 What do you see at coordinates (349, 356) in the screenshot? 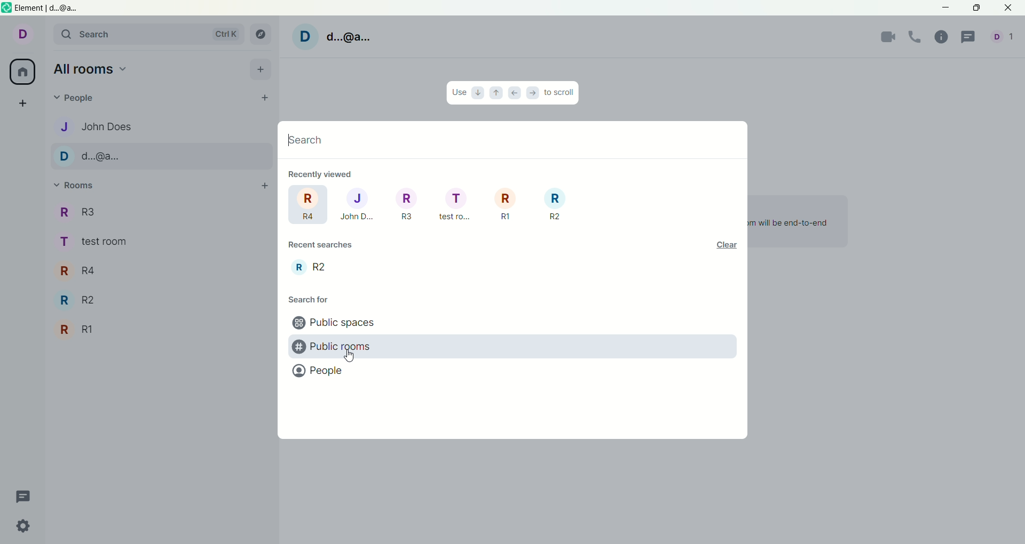
I see `Cursor` at bounding box center [349, 356].